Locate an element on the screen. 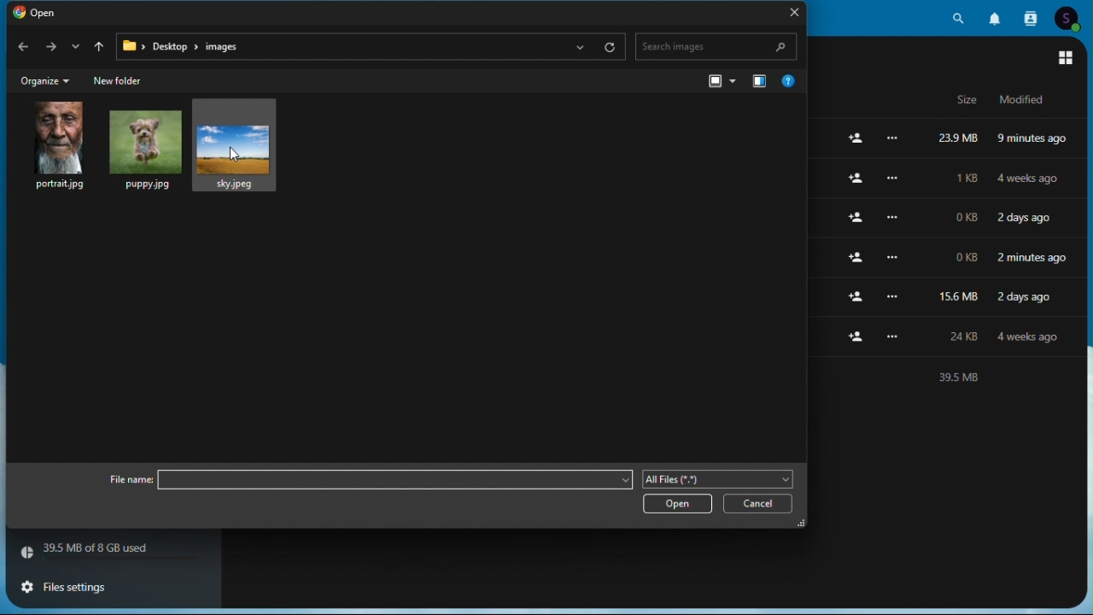   is located at coordinates (1067, 61).